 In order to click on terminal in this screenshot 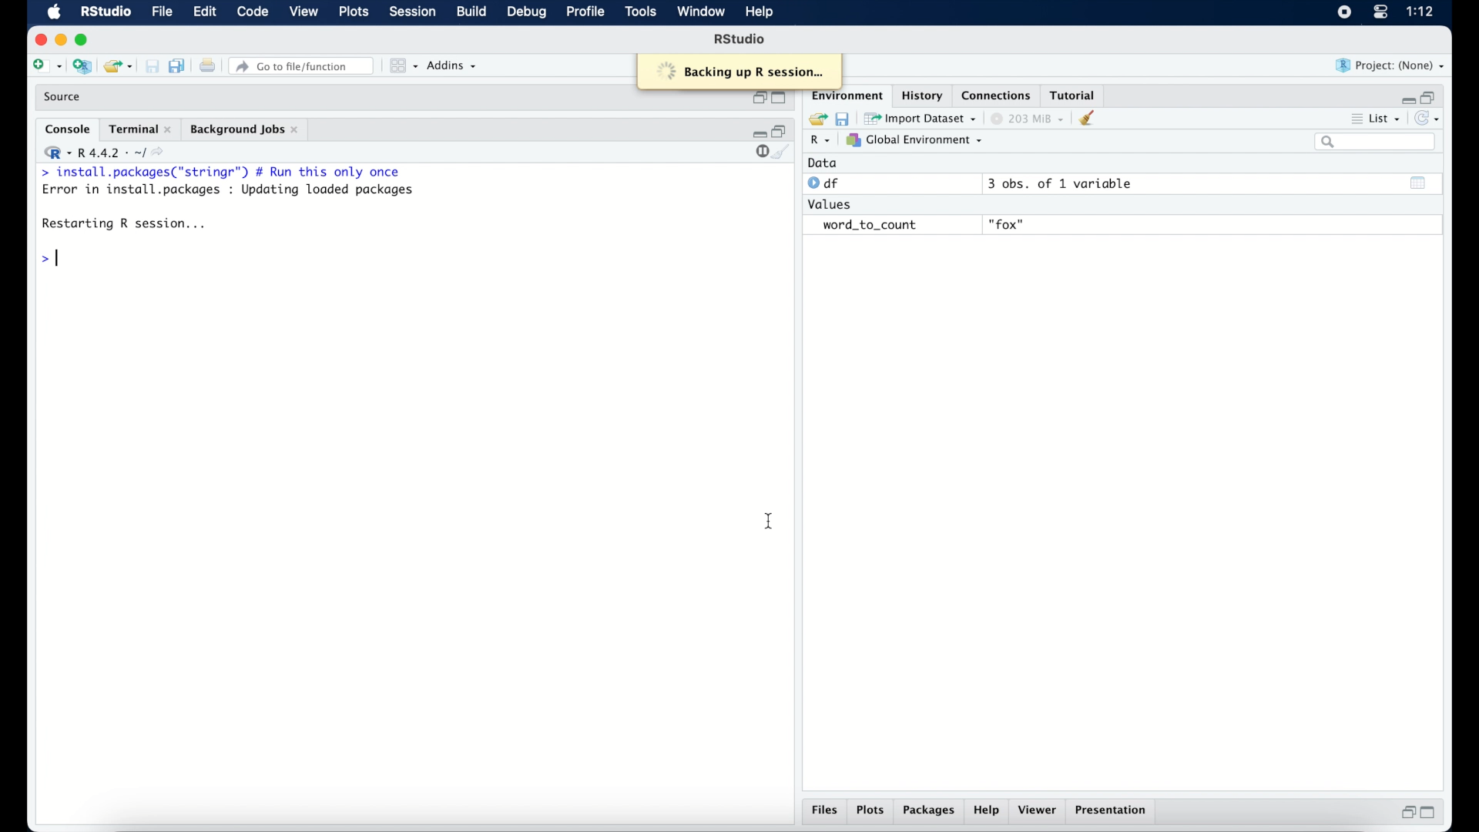, I will do `click(140, 129)`.